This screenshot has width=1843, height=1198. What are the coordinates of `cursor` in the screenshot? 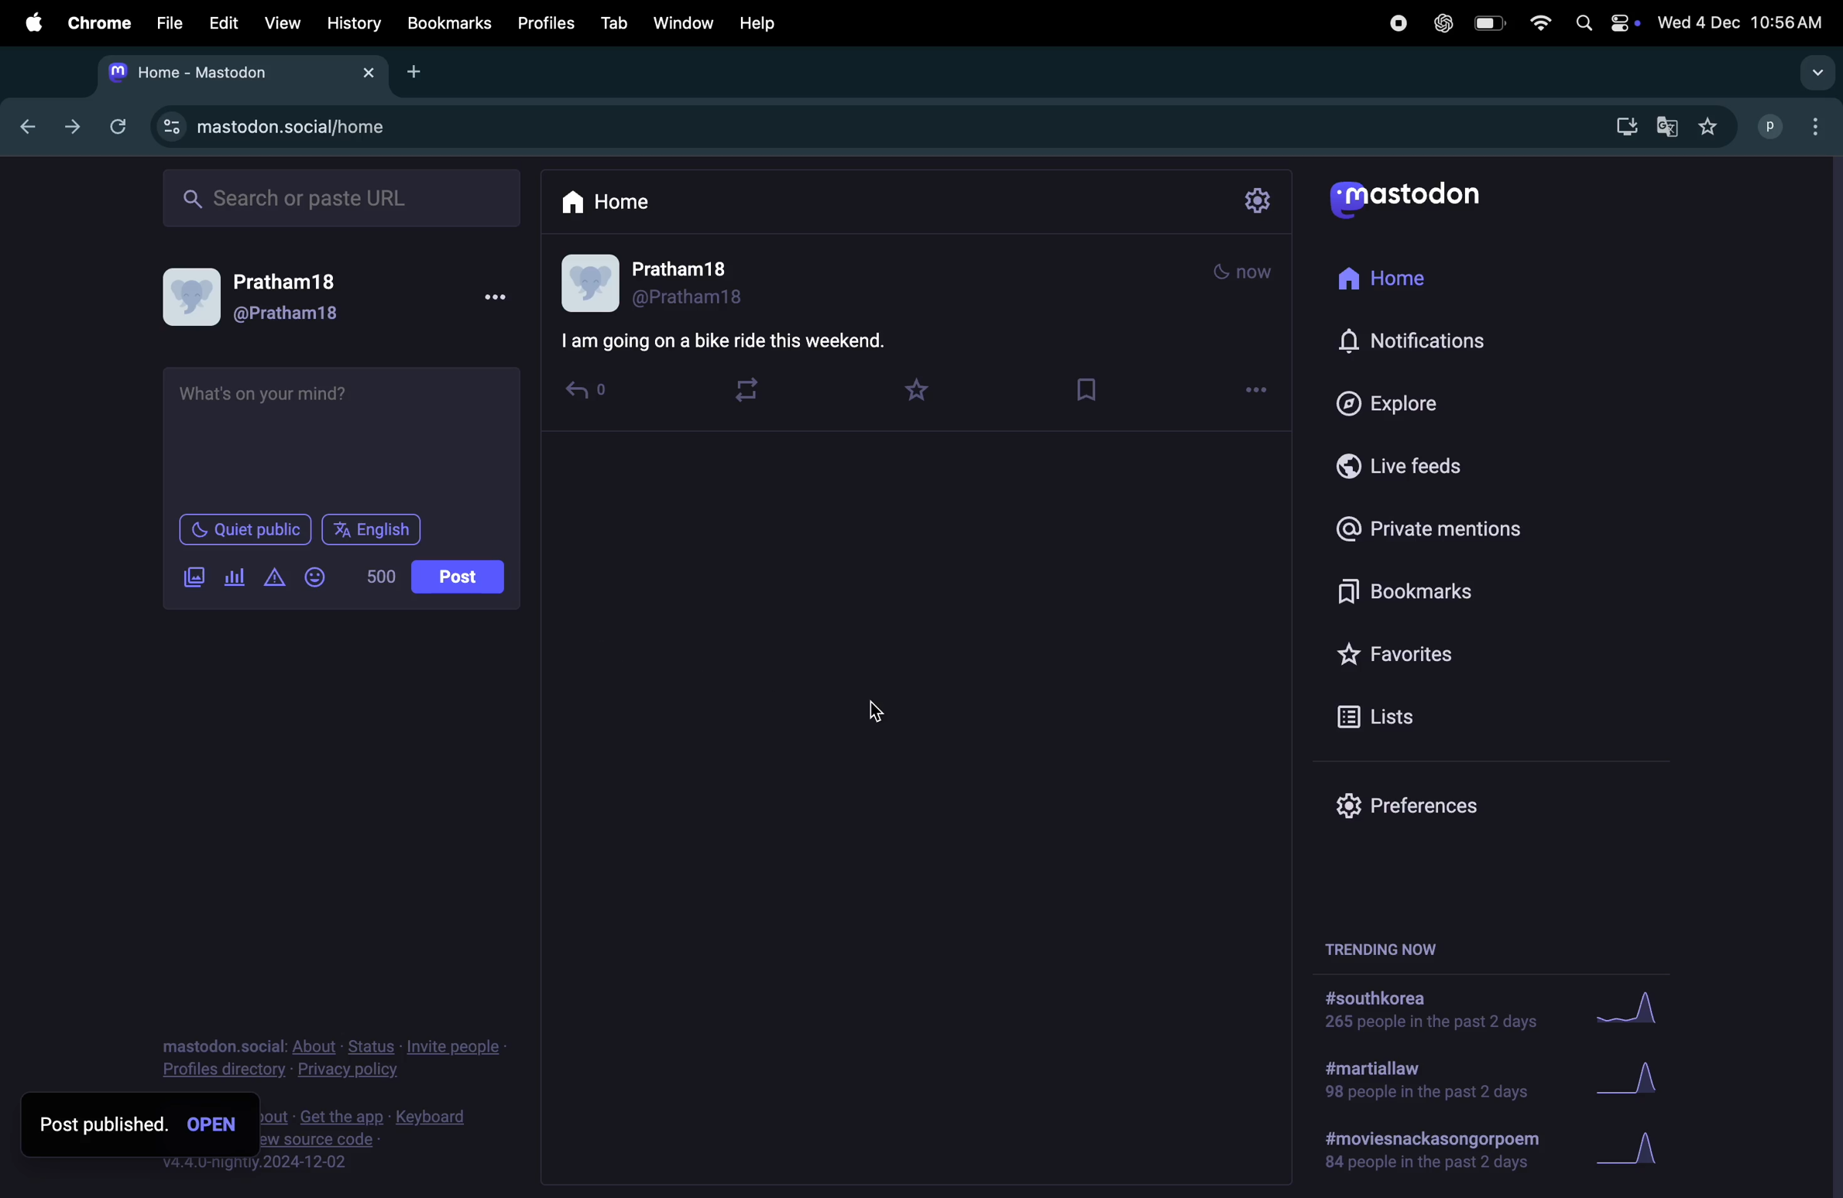 It's located at (864, 711).